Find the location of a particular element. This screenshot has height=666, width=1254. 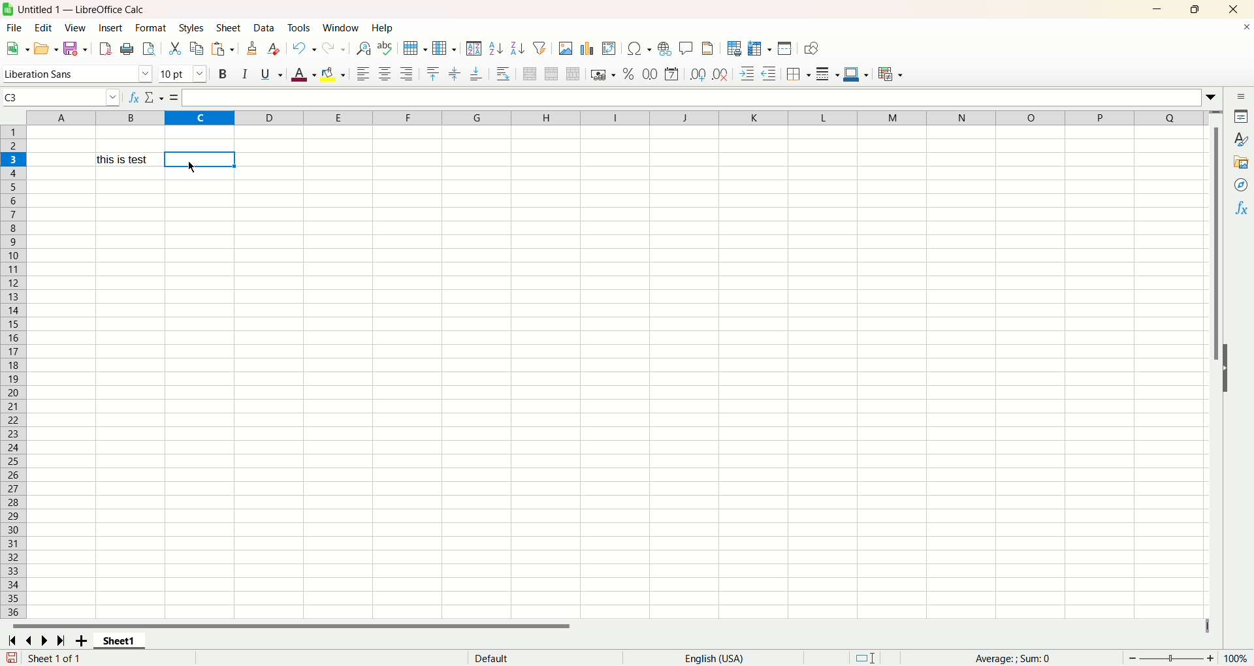

name box is located at coordinates (61, 97).